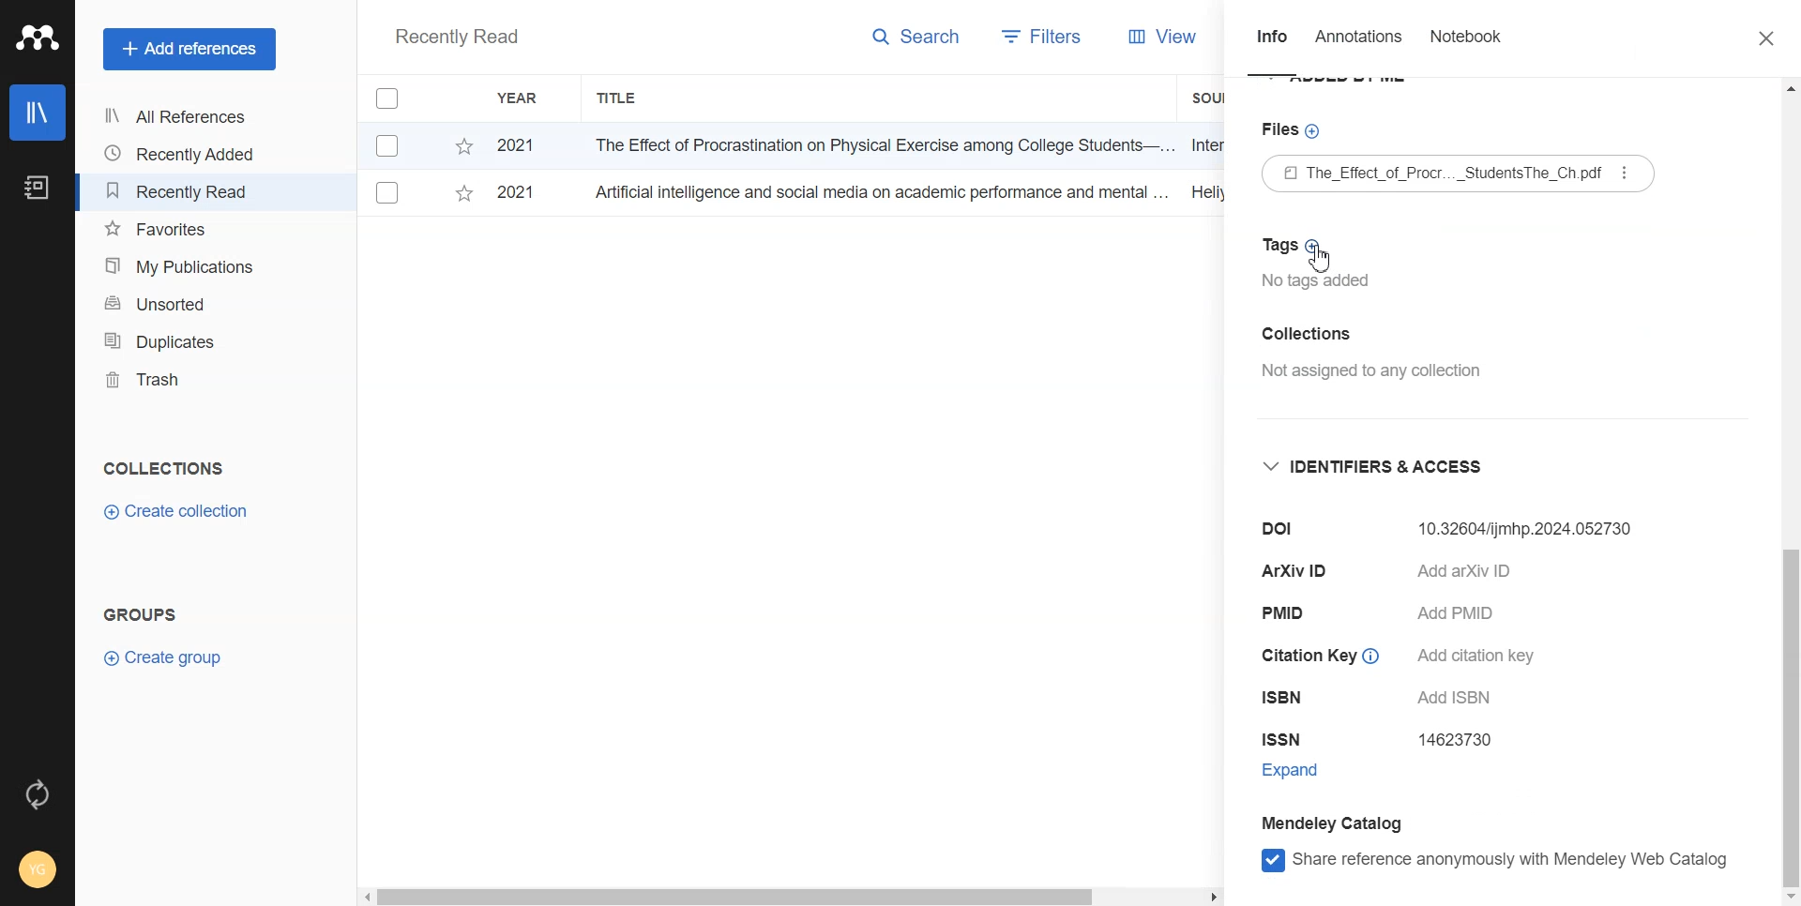 Image resolution: width=1801 pixels, height=906 pixels. Describe the element at coordinates (185, 302) in the screenshot. I see `Unsorted` at that location.